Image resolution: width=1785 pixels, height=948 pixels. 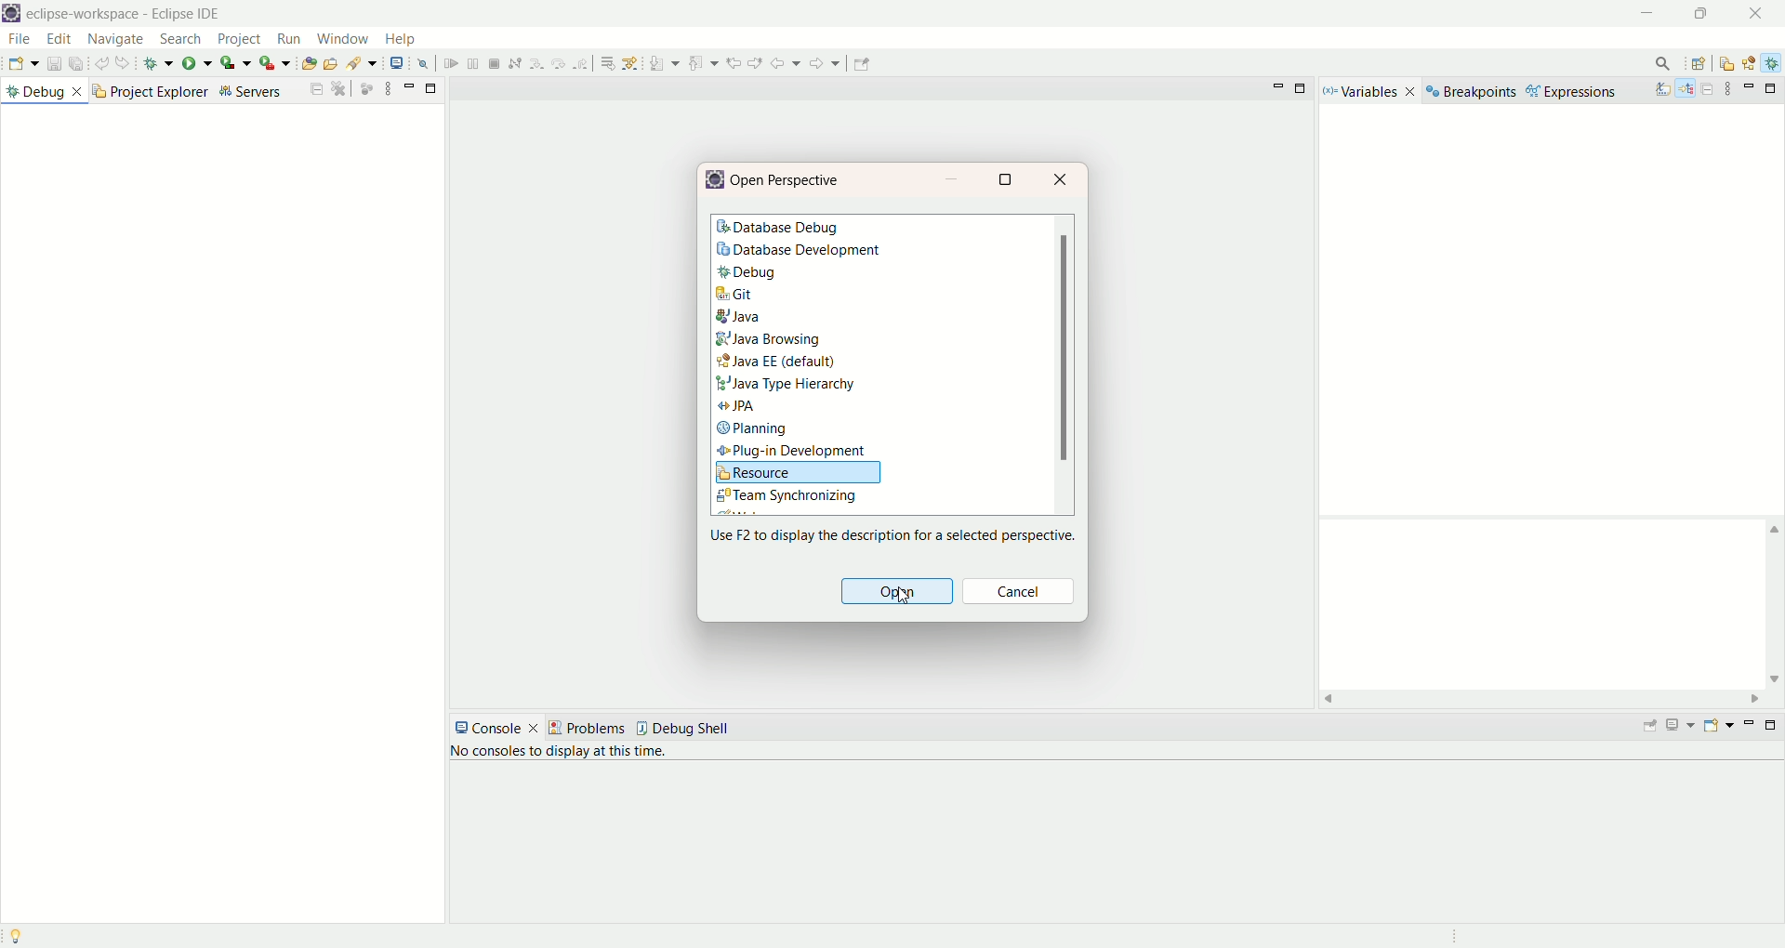 I want to click on display console, so click(x=1683, y=723).